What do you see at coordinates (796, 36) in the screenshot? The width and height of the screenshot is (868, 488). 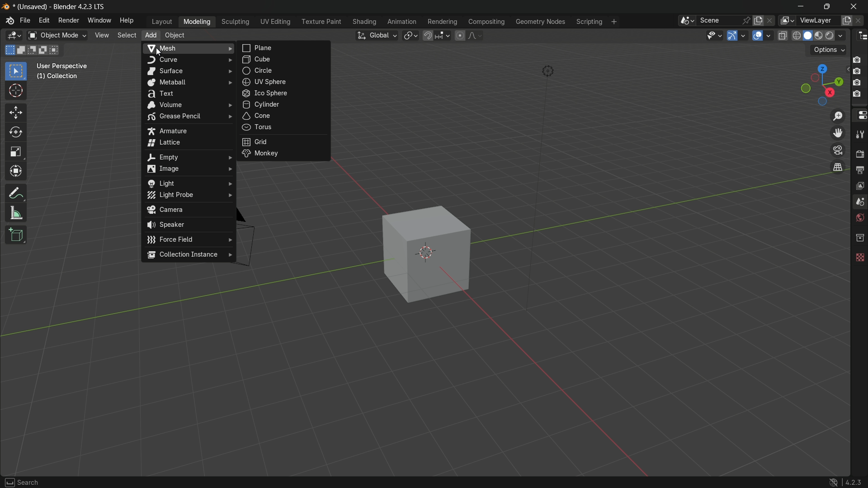 I see `wireframe display` at bounding box center [796, 36].